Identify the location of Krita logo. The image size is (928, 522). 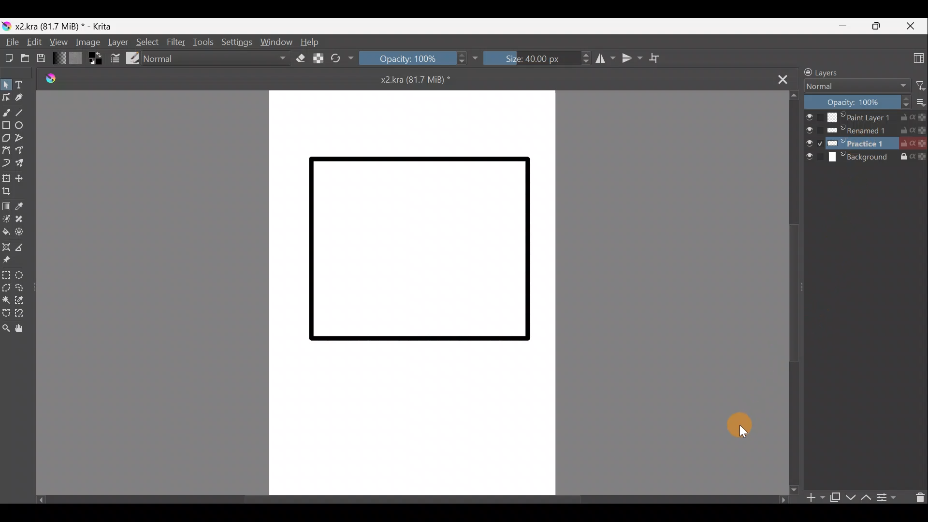
(54, 78).